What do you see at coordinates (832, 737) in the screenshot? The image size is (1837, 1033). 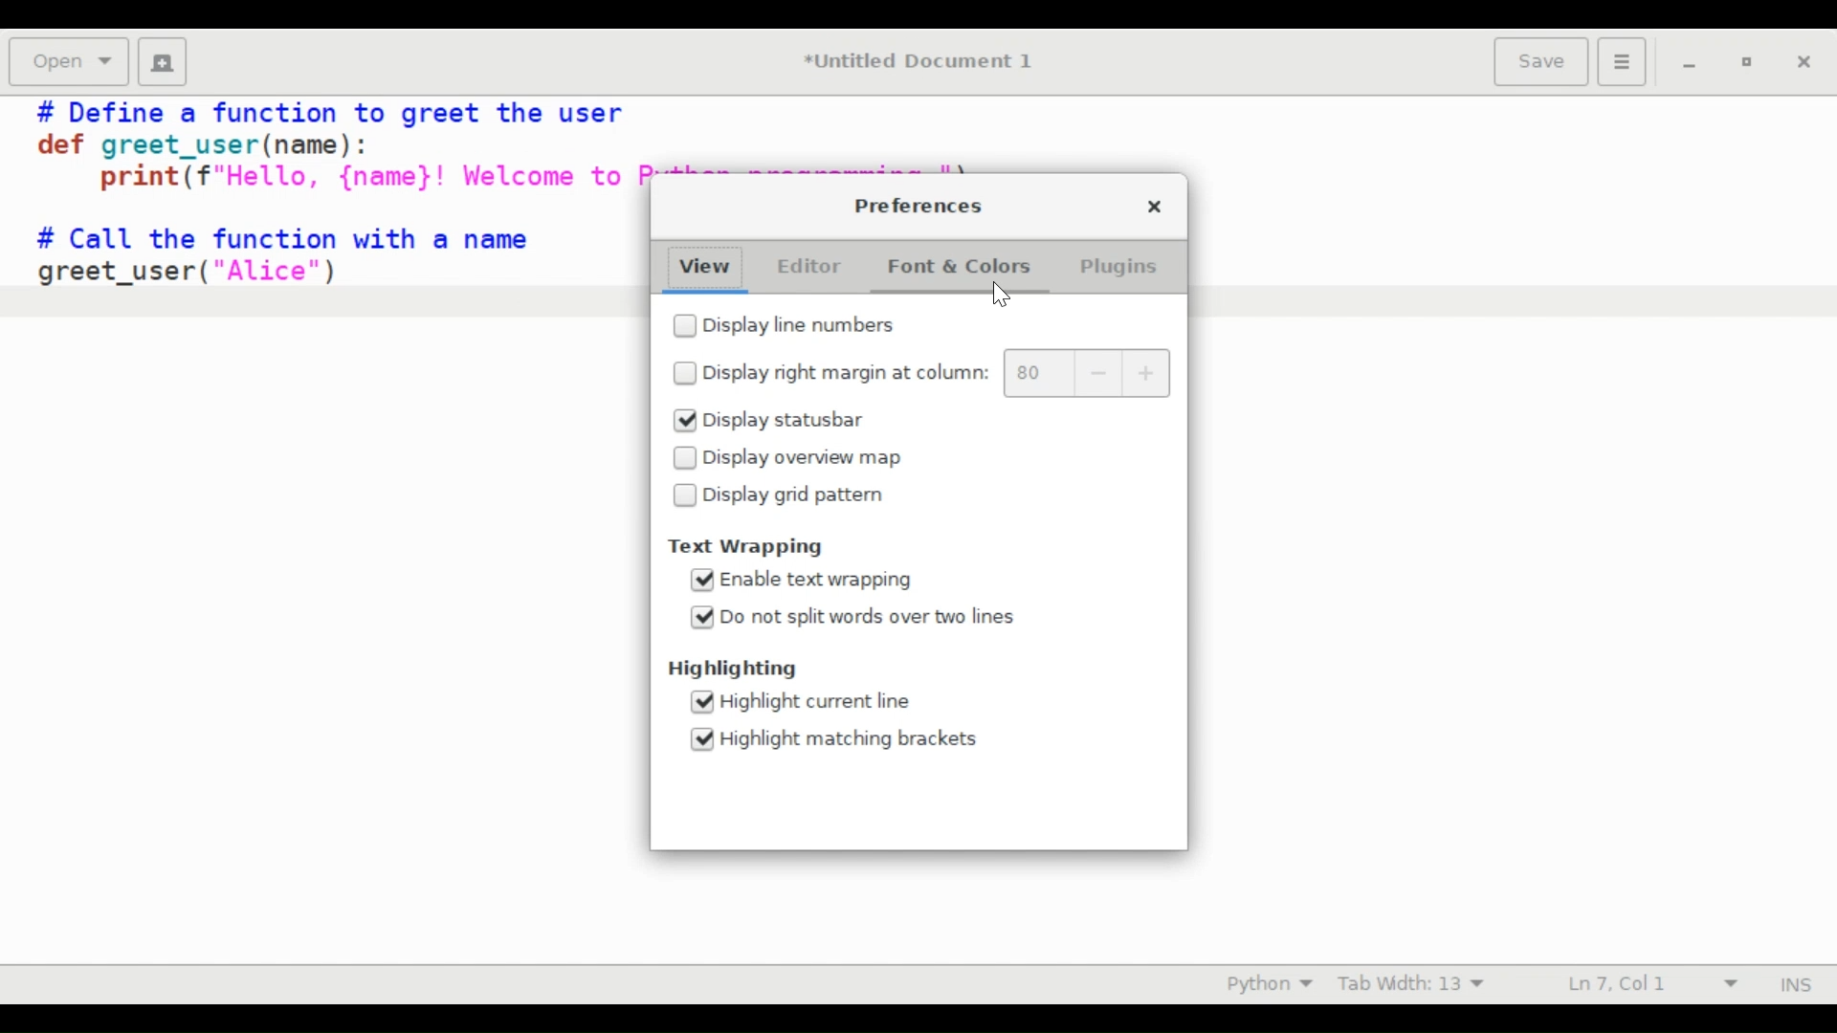 I see `(un)check Highlight matching brackets` at bounding box center [832, 737].